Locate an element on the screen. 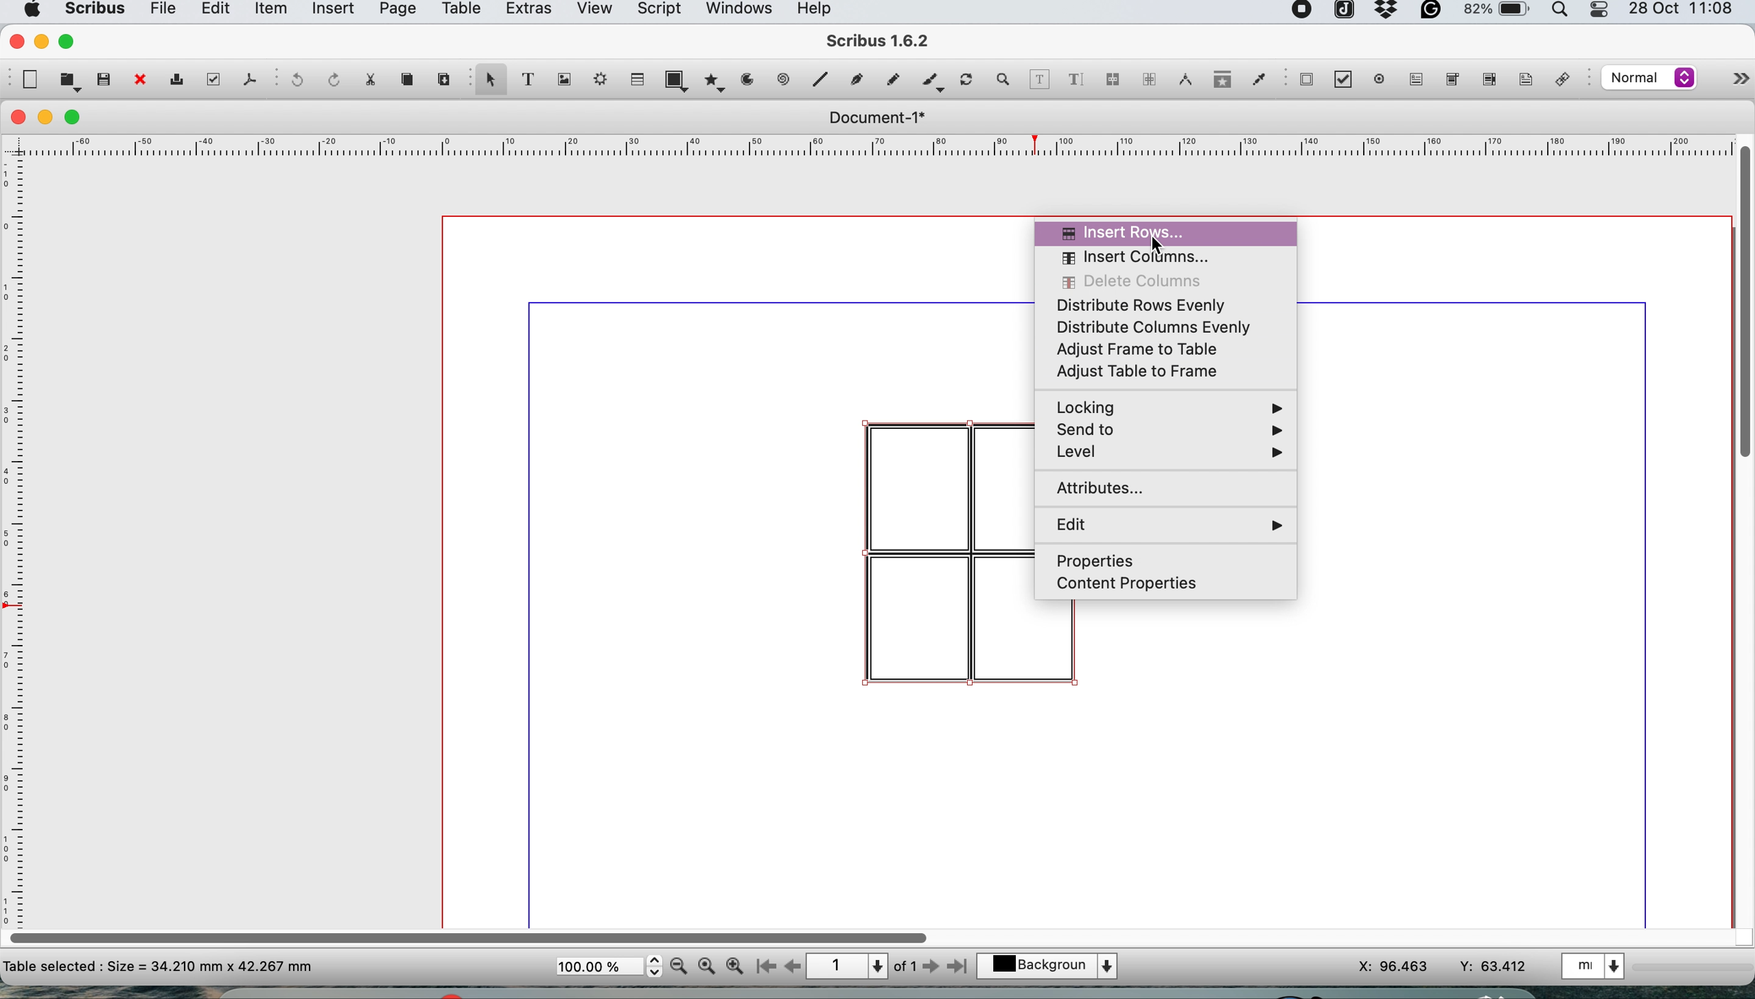 This screenshot has width=1755, height=999. distribute columns evenly is located at coordinates (1152, 327).